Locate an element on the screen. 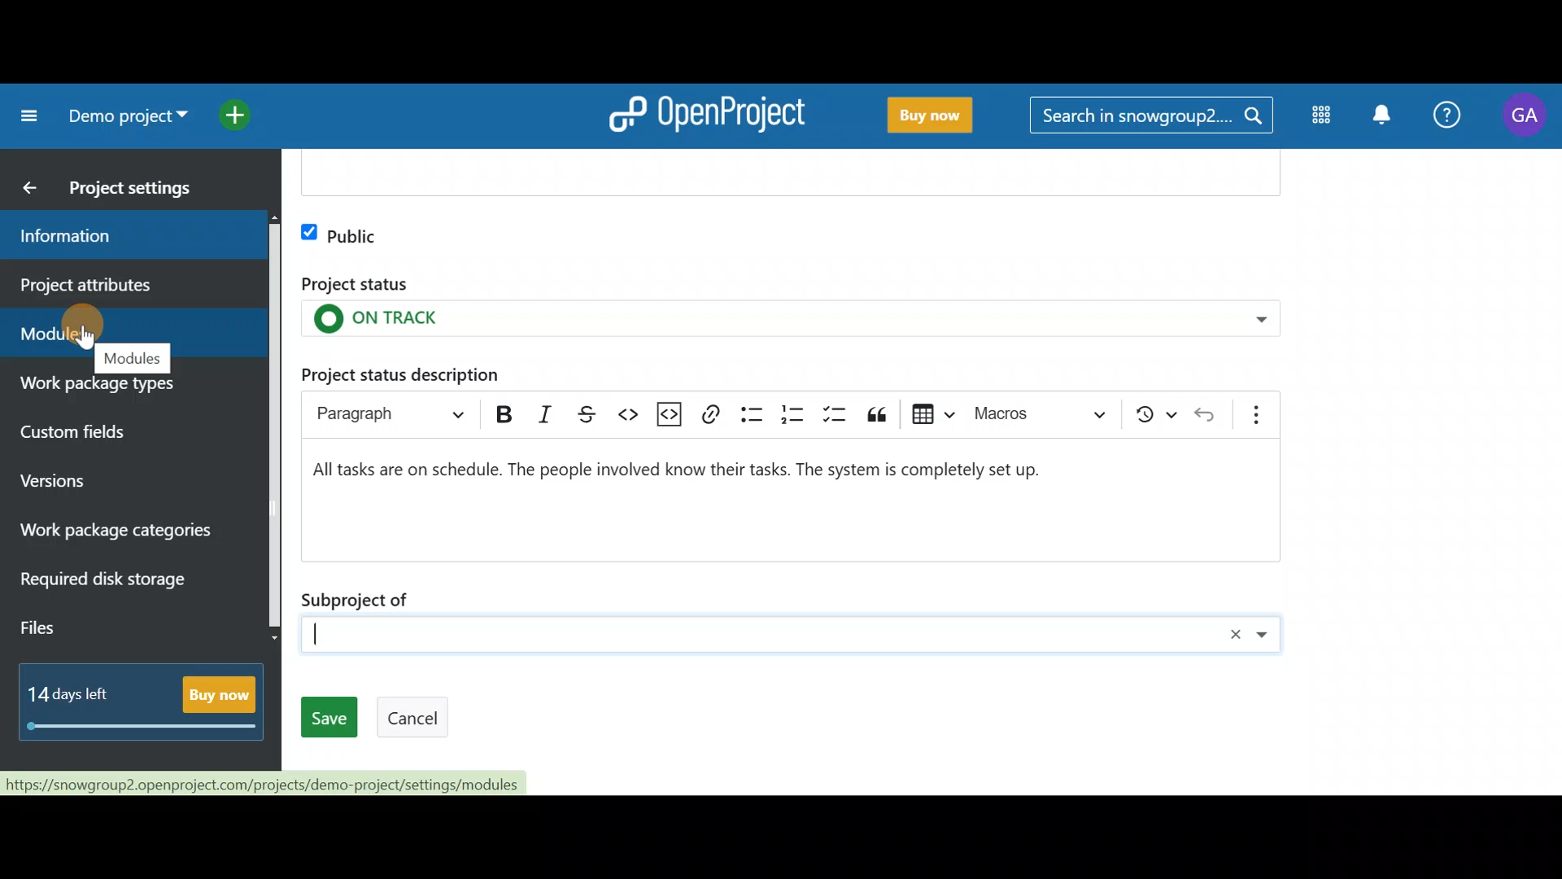 The width and height of the screenshot is (1562, 879). Insert table is located at coordinates (928, 413).